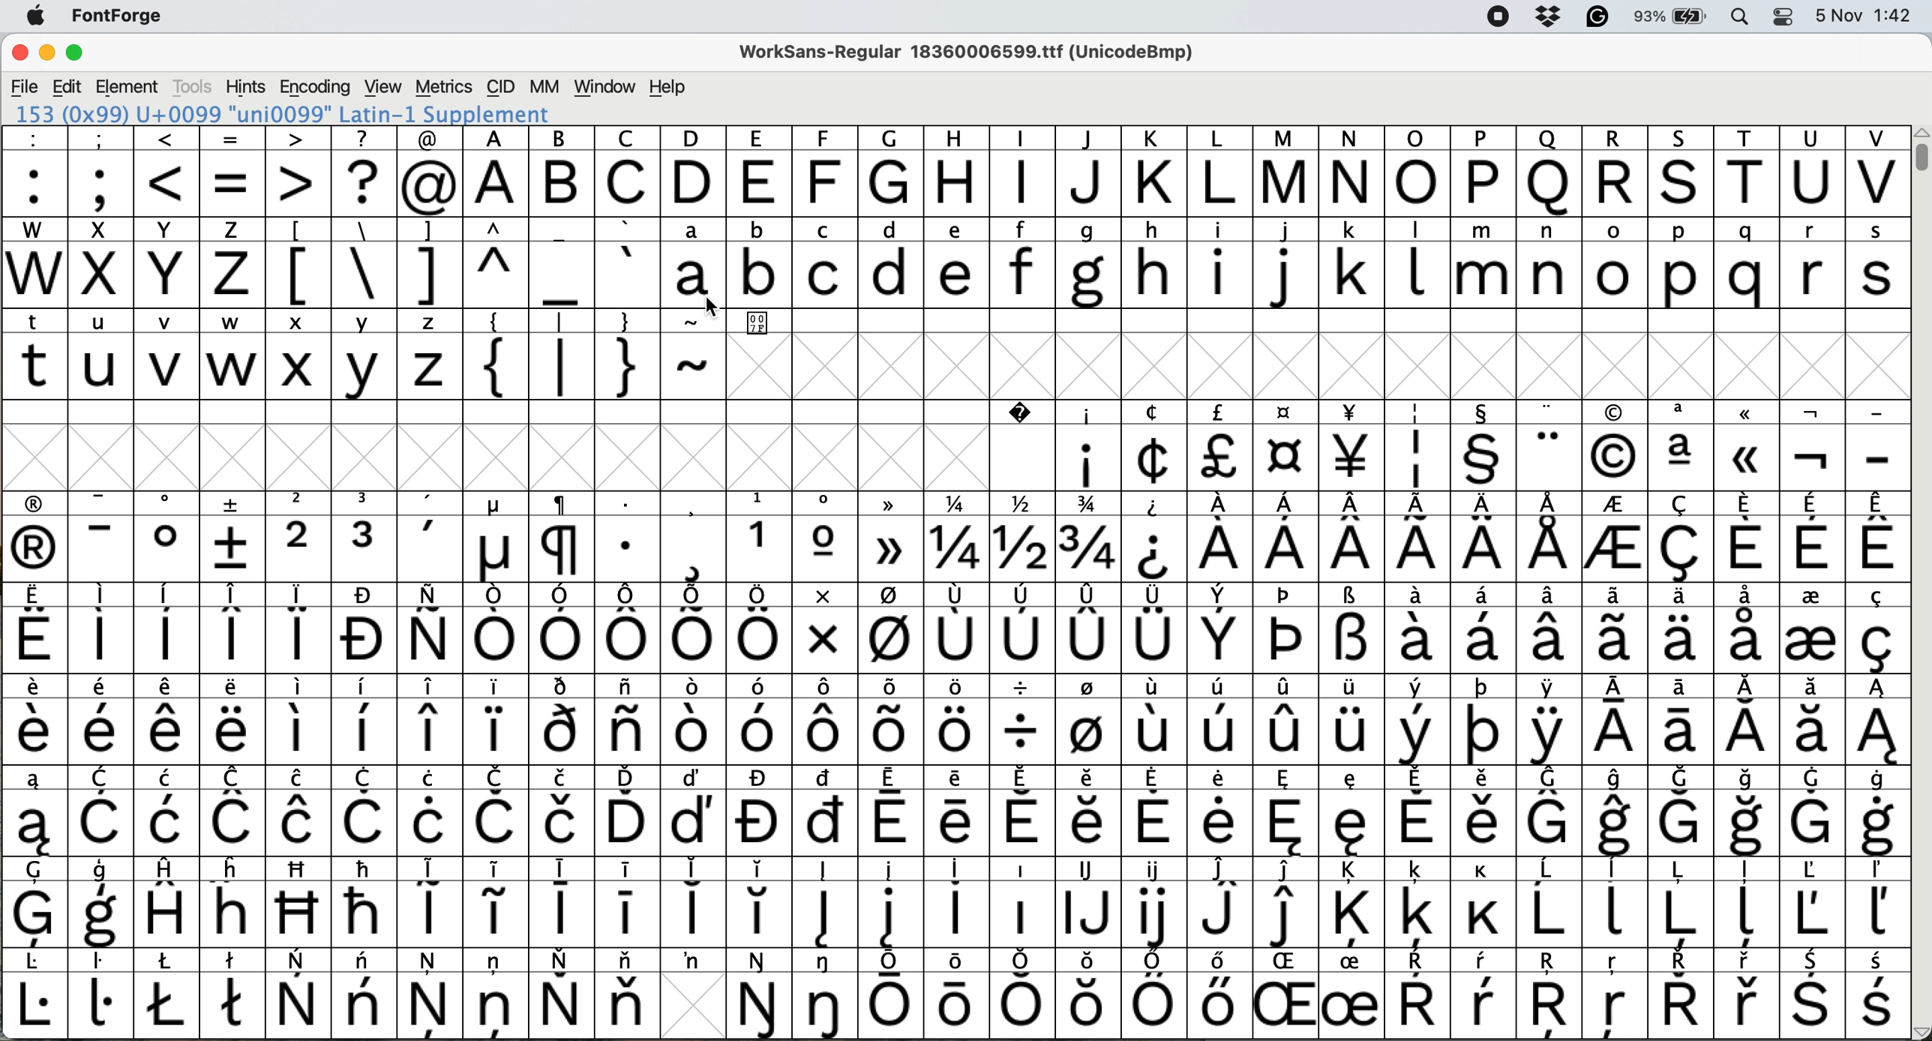 The height and width of the screenshot is (1041, 1932). What do you see at coordinates (1614, 446) in the screenshot?
I see `` at bounding box center [1614, 446].